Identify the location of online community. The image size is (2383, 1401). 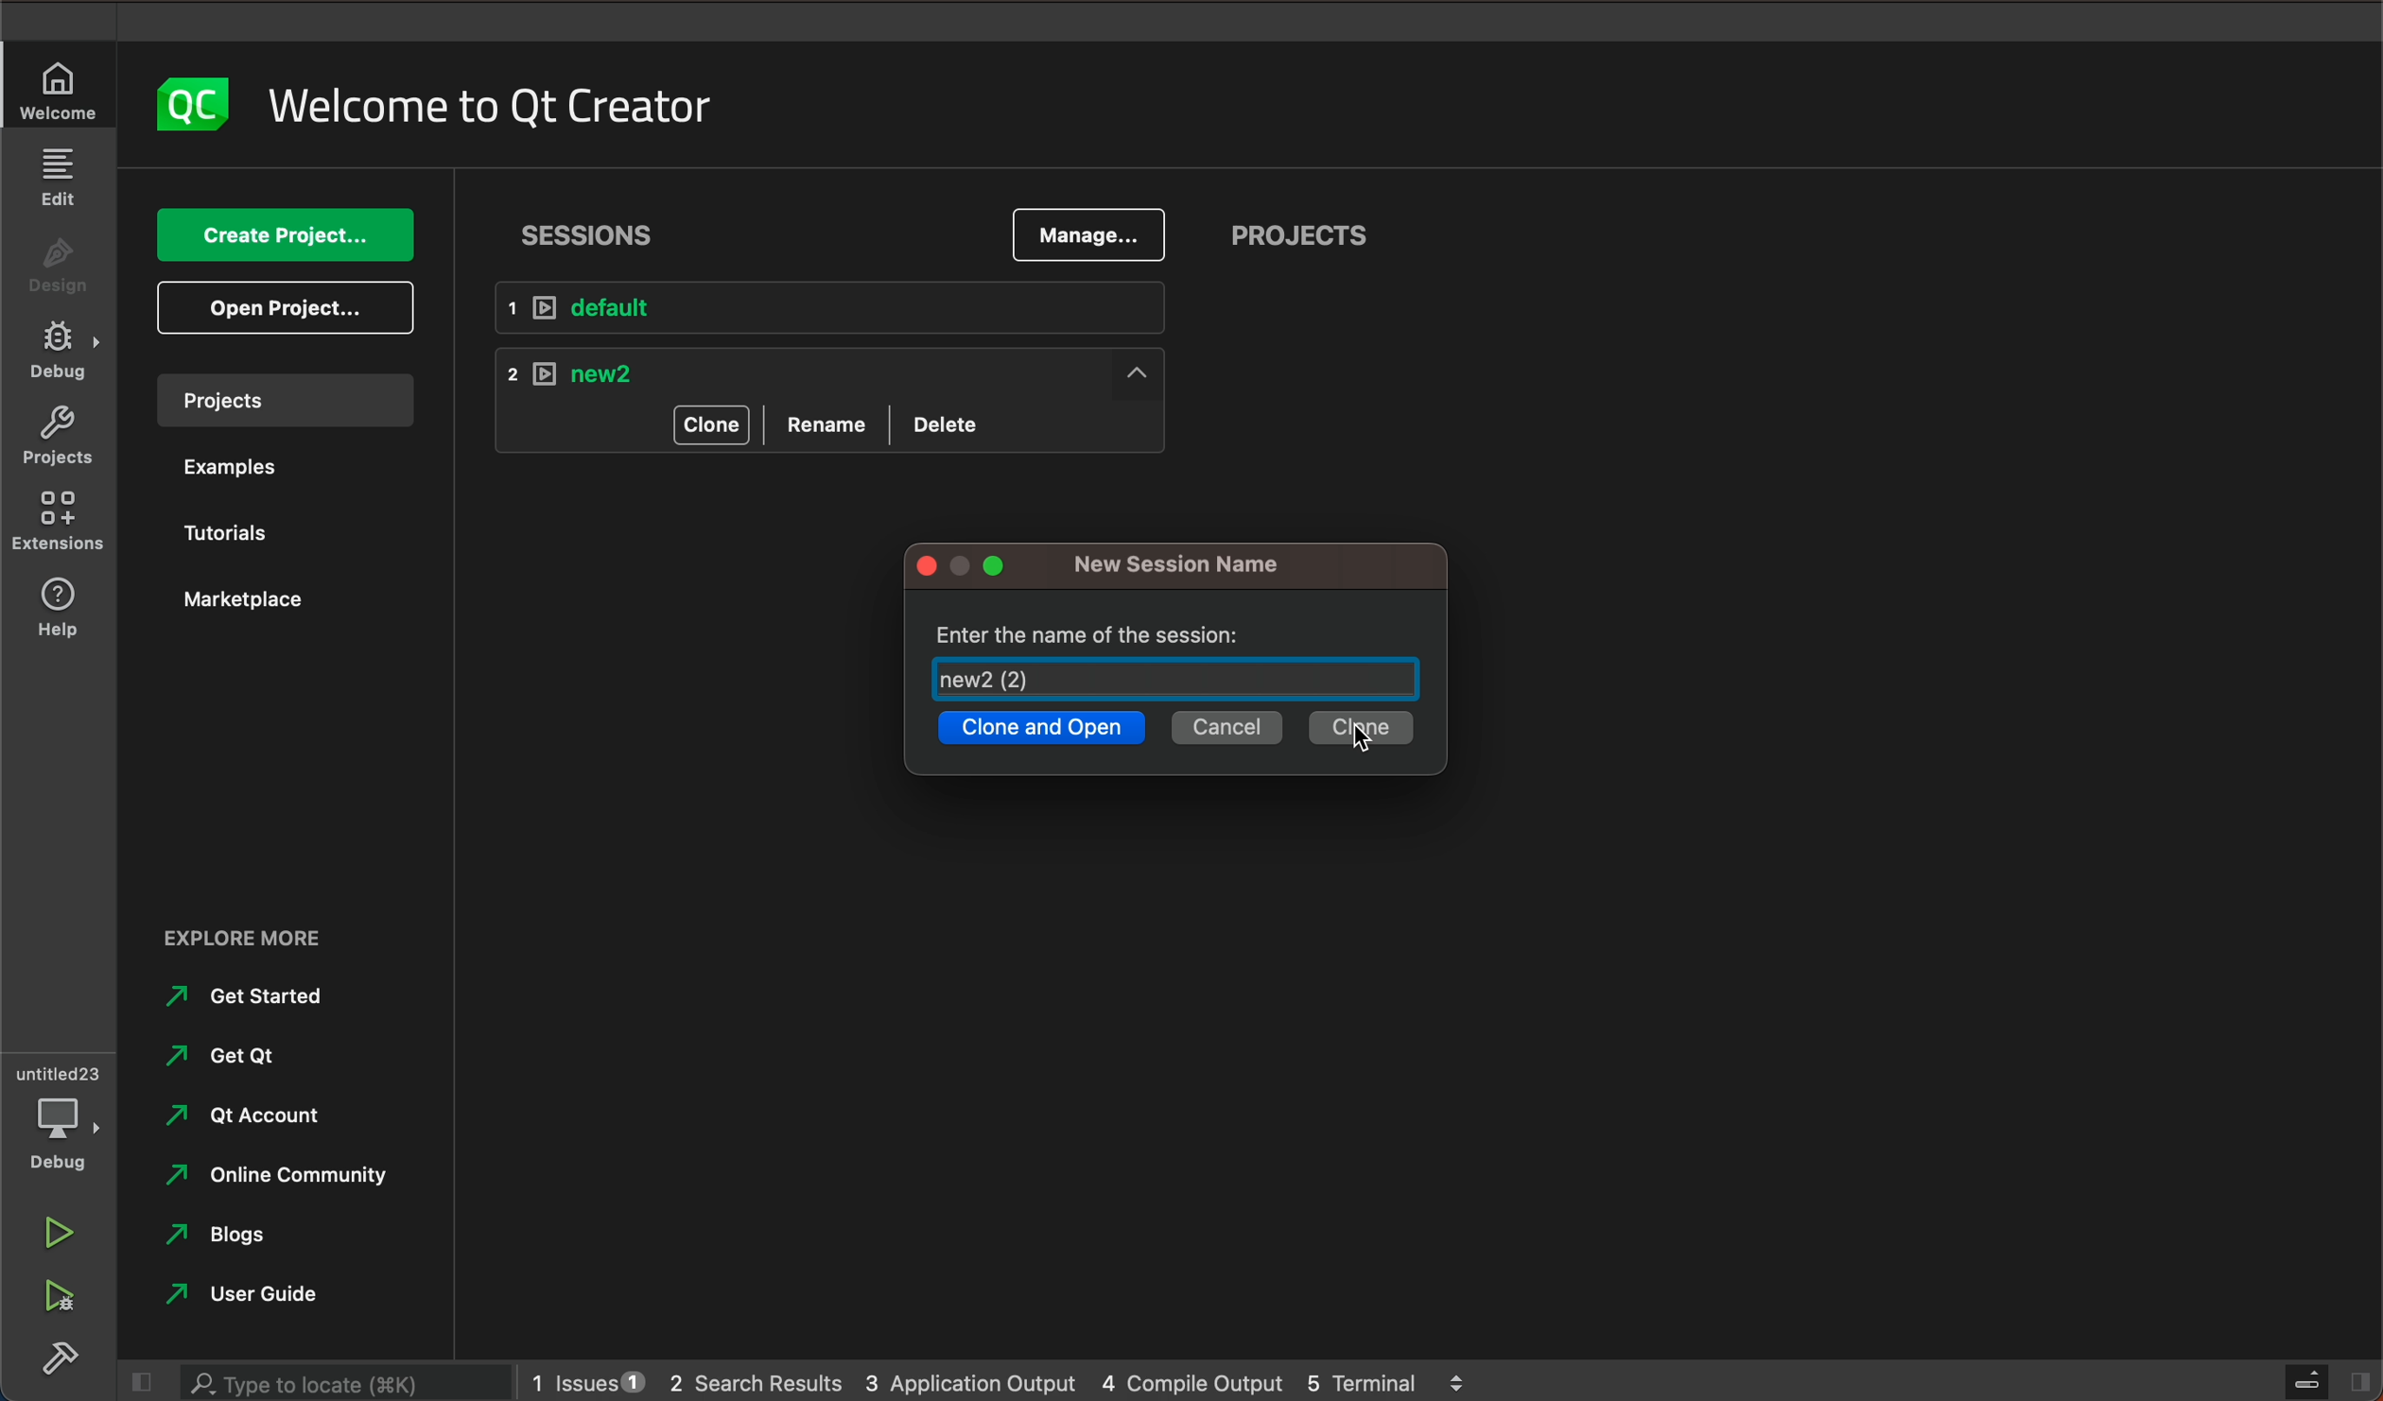
(297, 1175).